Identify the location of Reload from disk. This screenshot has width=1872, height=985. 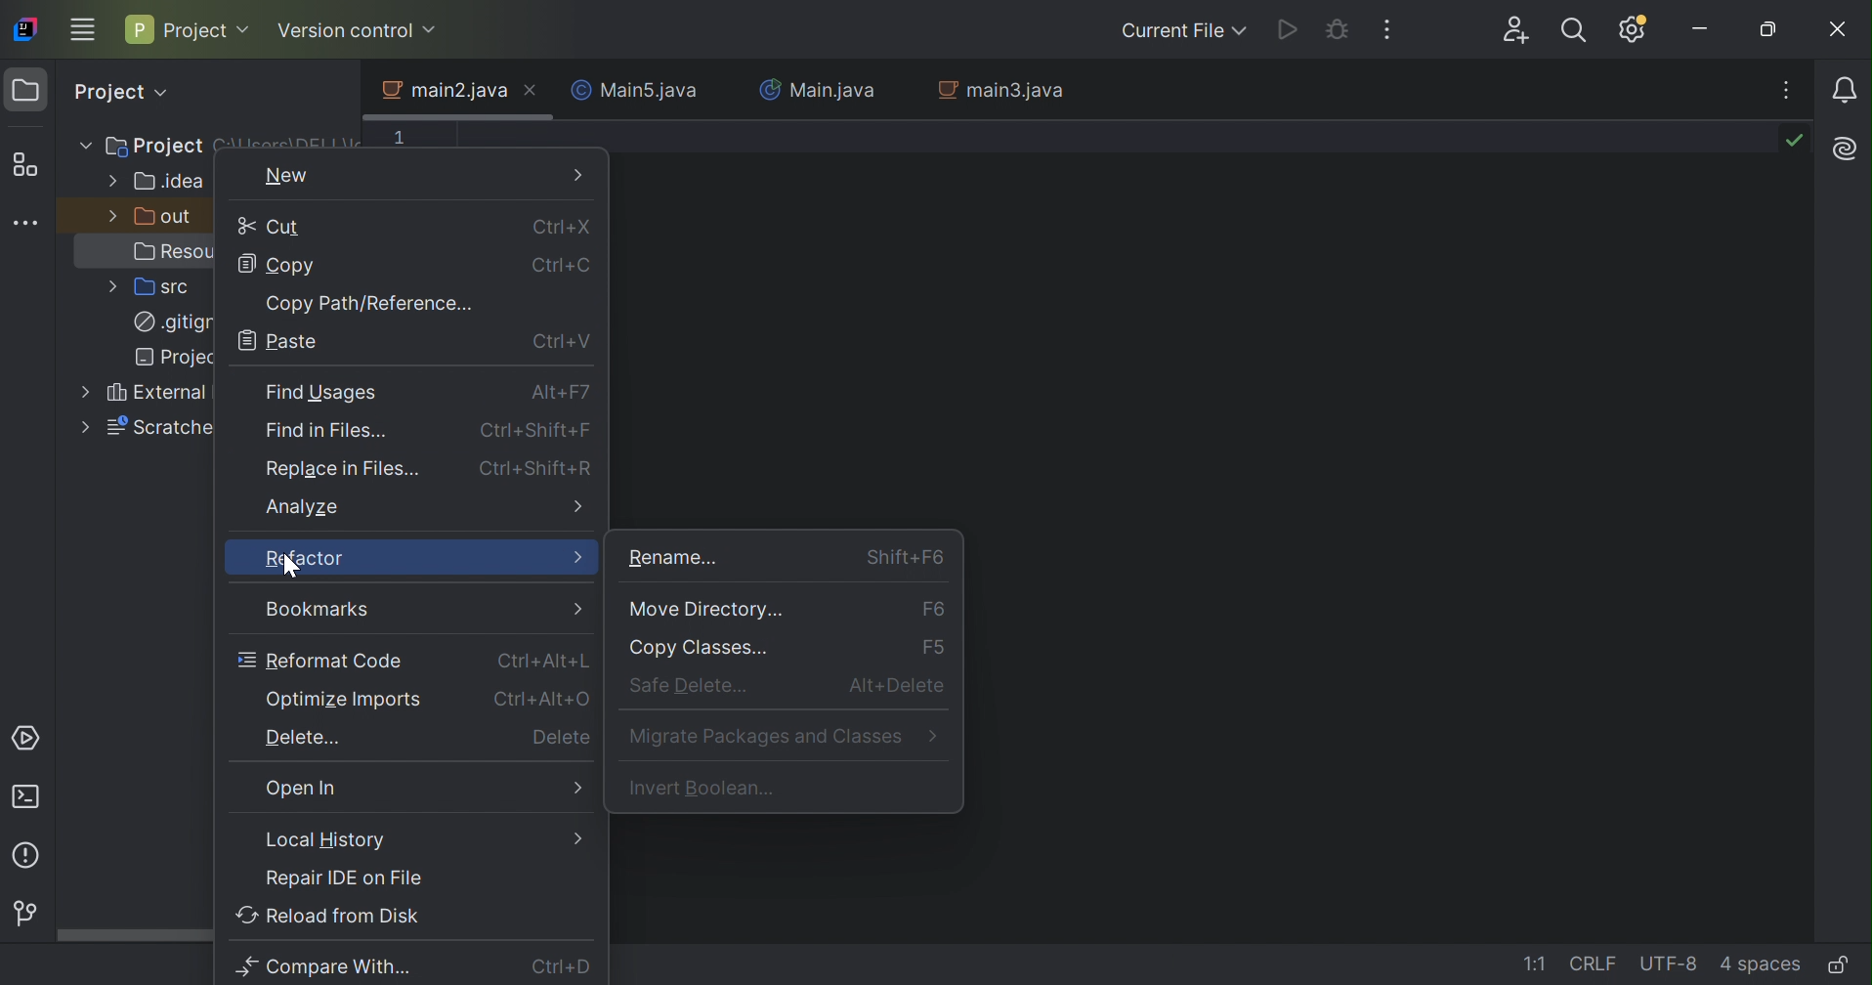
(332, 915).